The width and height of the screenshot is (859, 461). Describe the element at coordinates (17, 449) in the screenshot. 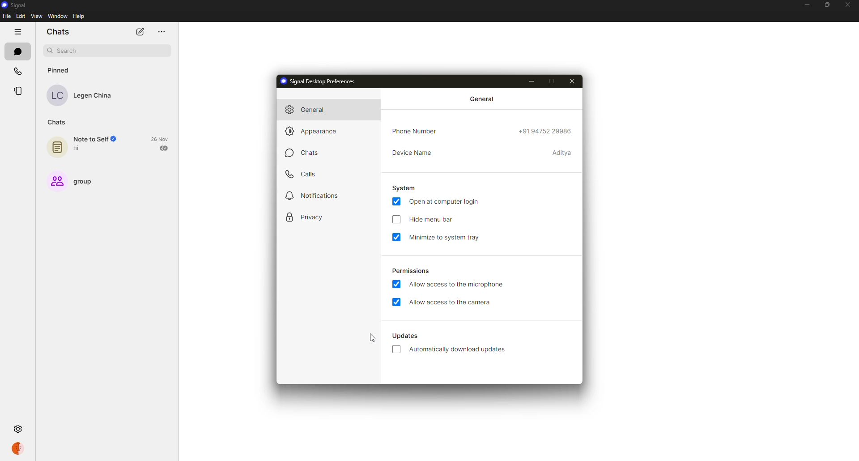

I see `profile` at that location.